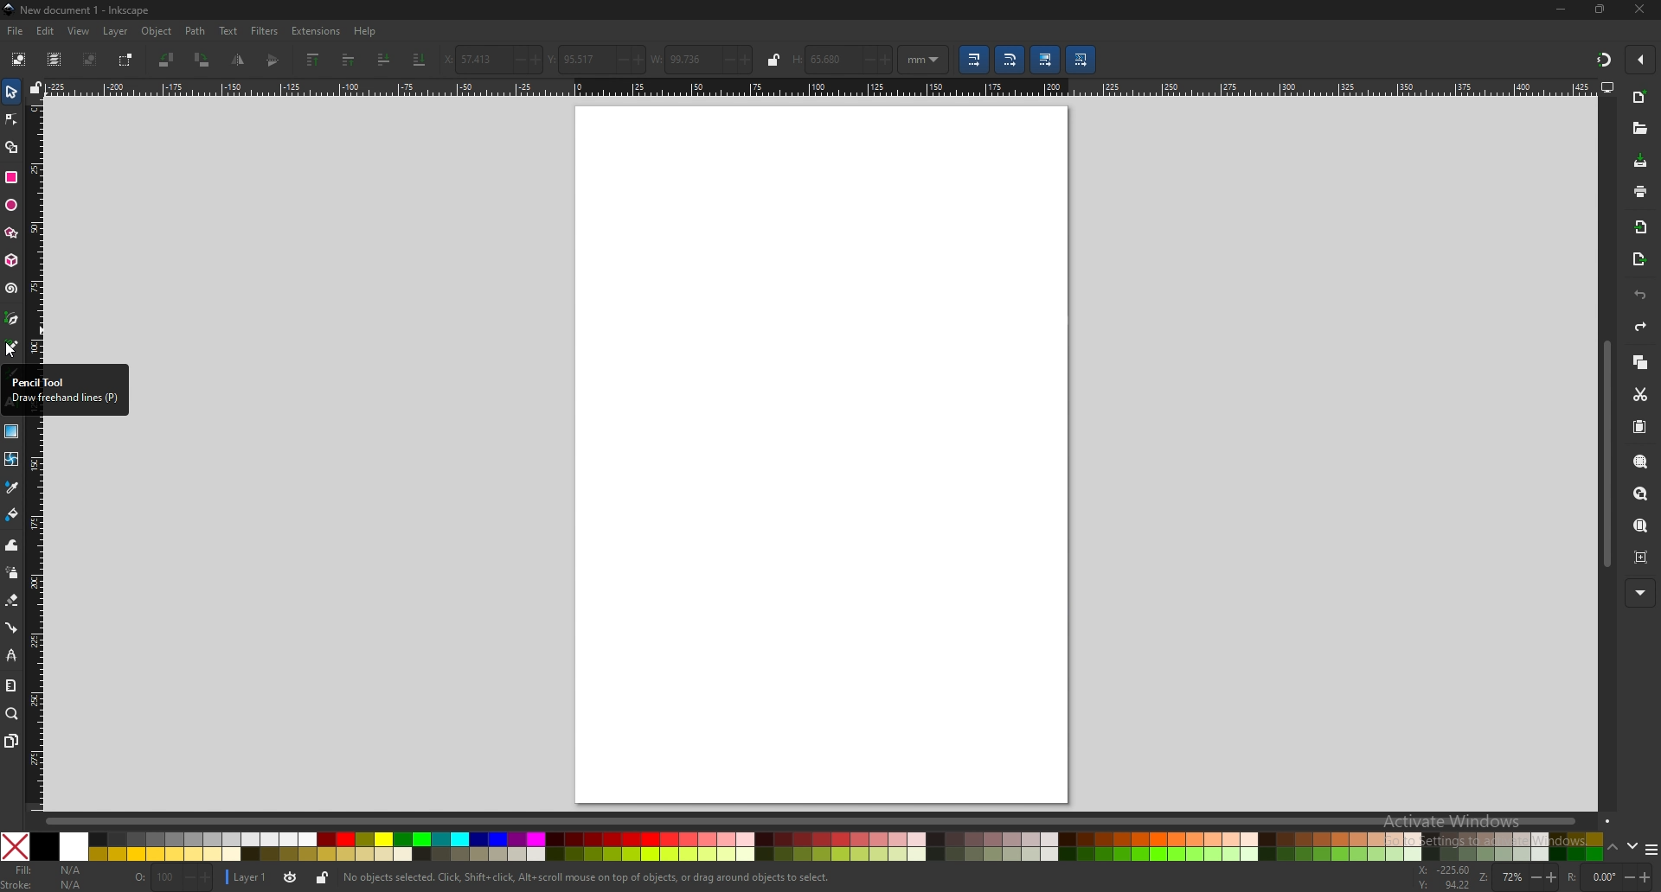  Describe the element at coordinates (11, 288) in the screenshot. I see `spiral` at that location.